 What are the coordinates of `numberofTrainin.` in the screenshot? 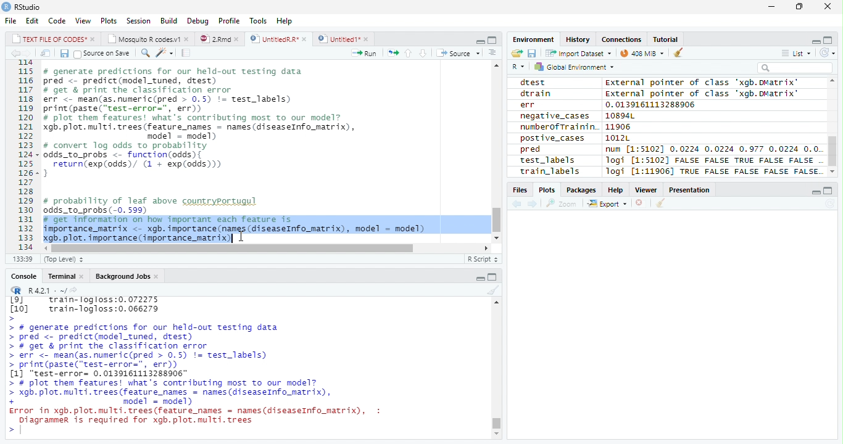 It's located at (558, 126).